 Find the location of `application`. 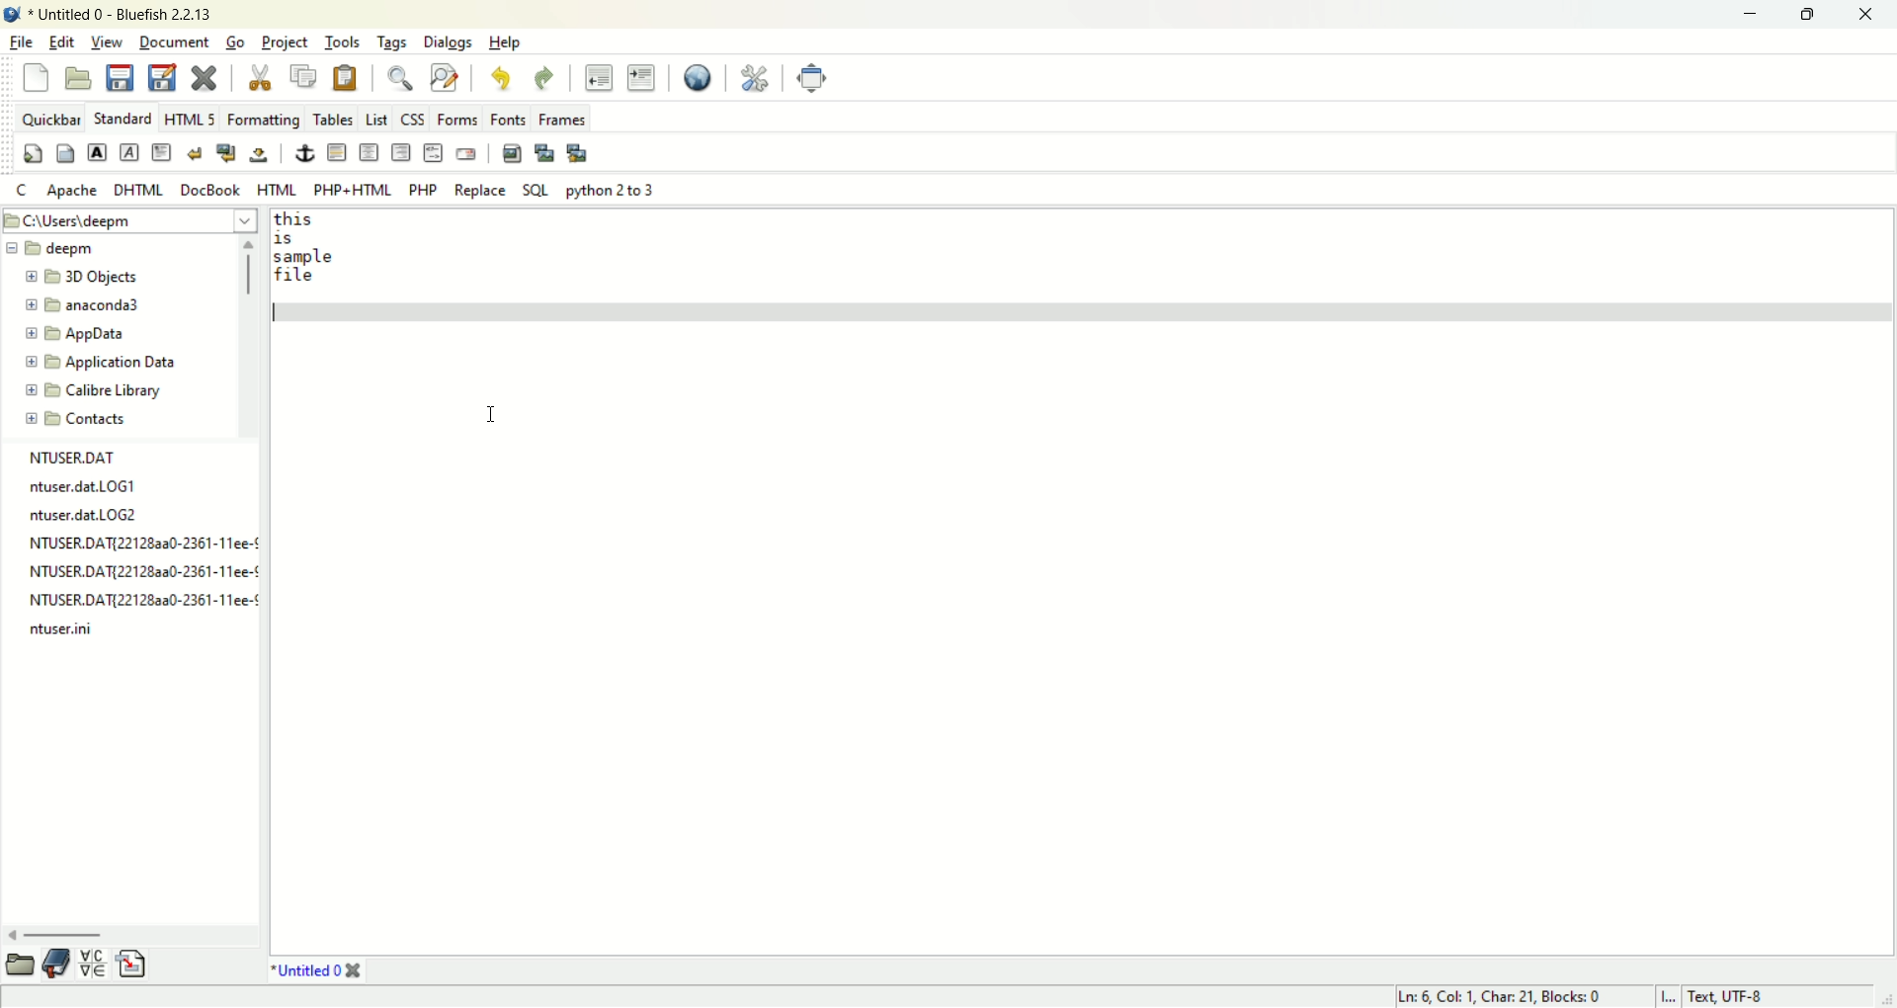

application is located at coordinates (101, 365).